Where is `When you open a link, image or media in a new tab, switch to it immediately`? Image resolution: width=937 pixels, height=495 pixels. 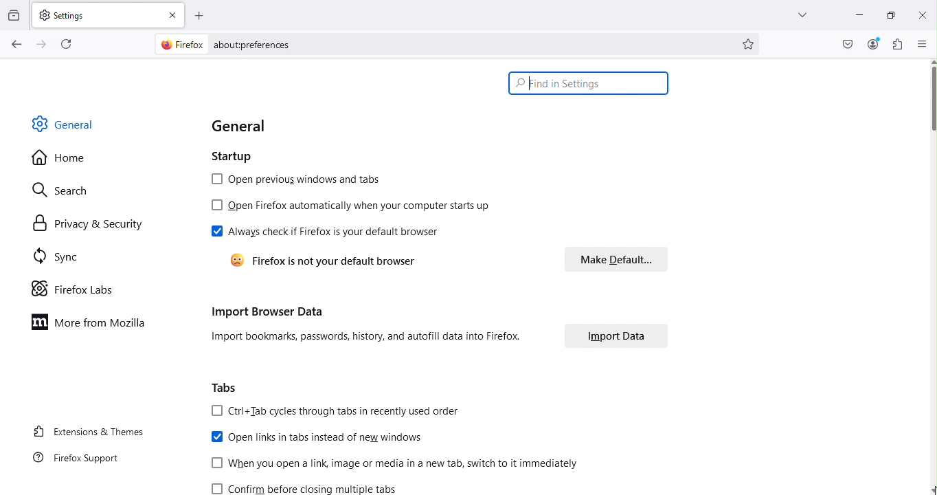
When you open a link, image or media in a new tab, switch to it immediately is located at coordinates (396, 465).